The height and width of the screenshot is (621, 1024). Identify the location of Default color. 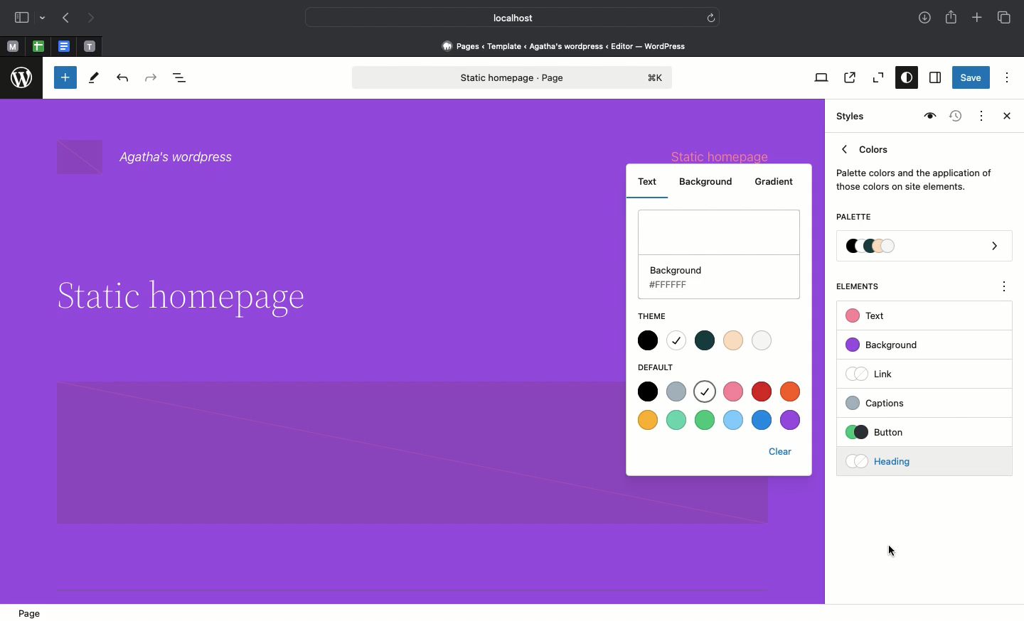
(721, 407).